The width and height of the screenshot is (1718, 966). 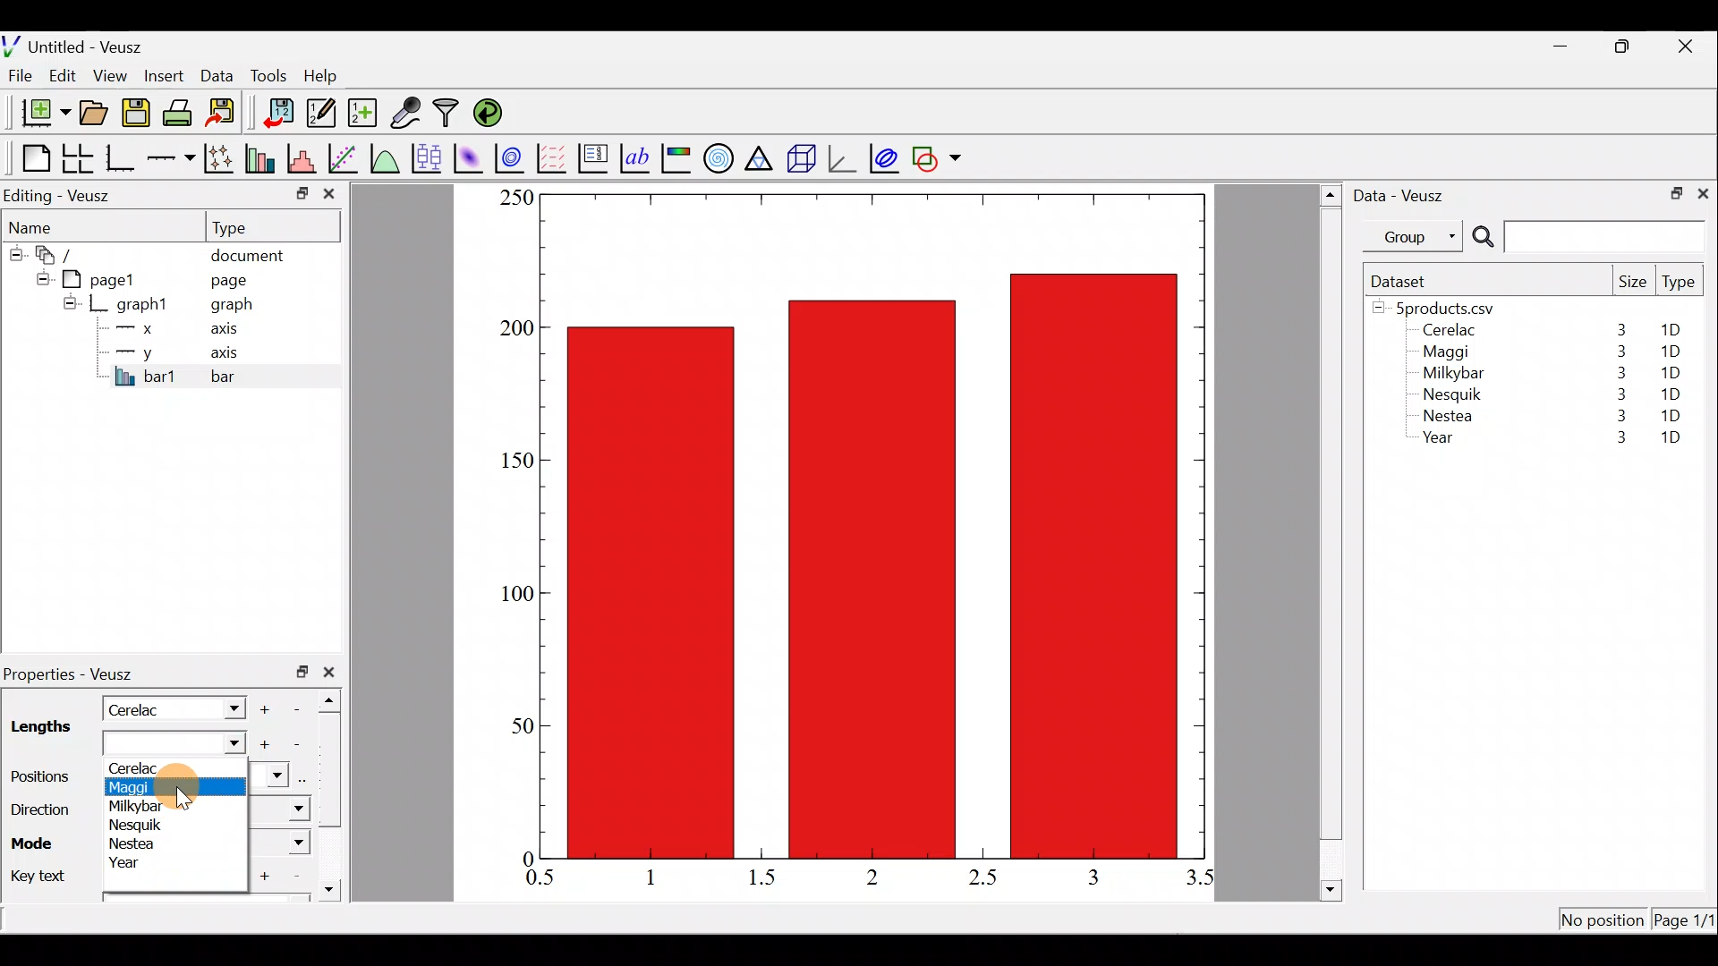 What do you see at coordinates (1673, 391) in the screenshot?
I see `1D` at bounding box center [1673, 391].